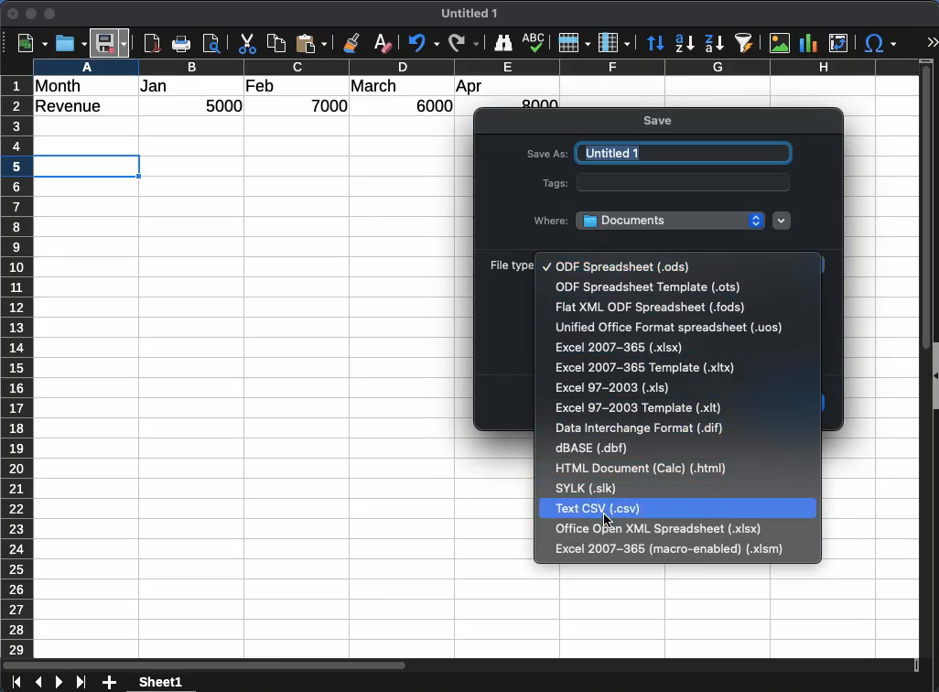 The height and width of the screenshot is (692, 939). Describe the element at coordinates (511, 265) in the screenshot. I see `File type` at that location.